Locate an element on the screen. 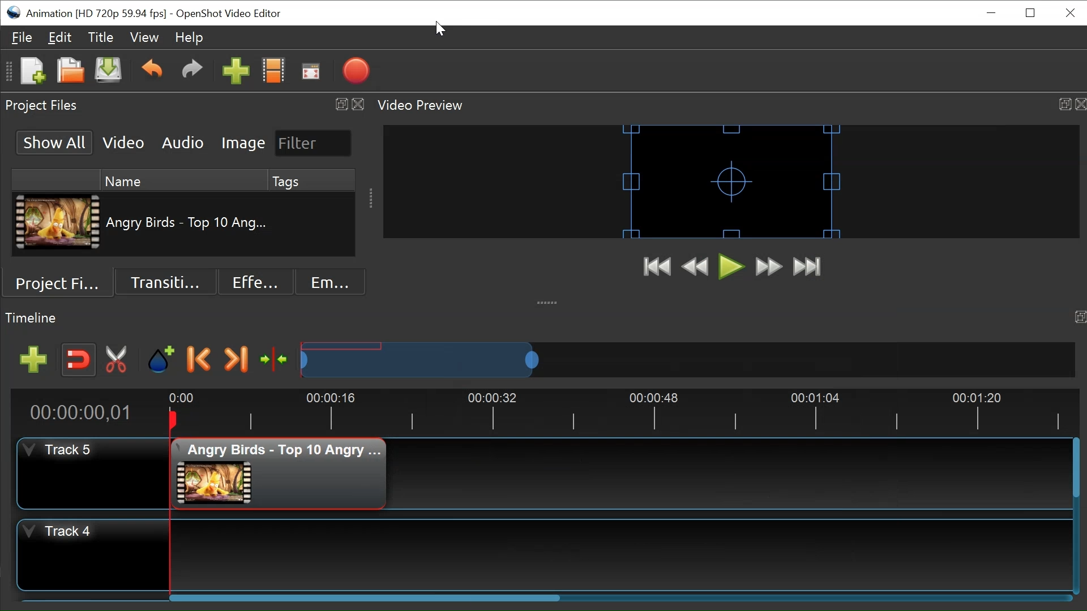 The image size is (1087, 611). Add track is located at coordinates (33, 360).